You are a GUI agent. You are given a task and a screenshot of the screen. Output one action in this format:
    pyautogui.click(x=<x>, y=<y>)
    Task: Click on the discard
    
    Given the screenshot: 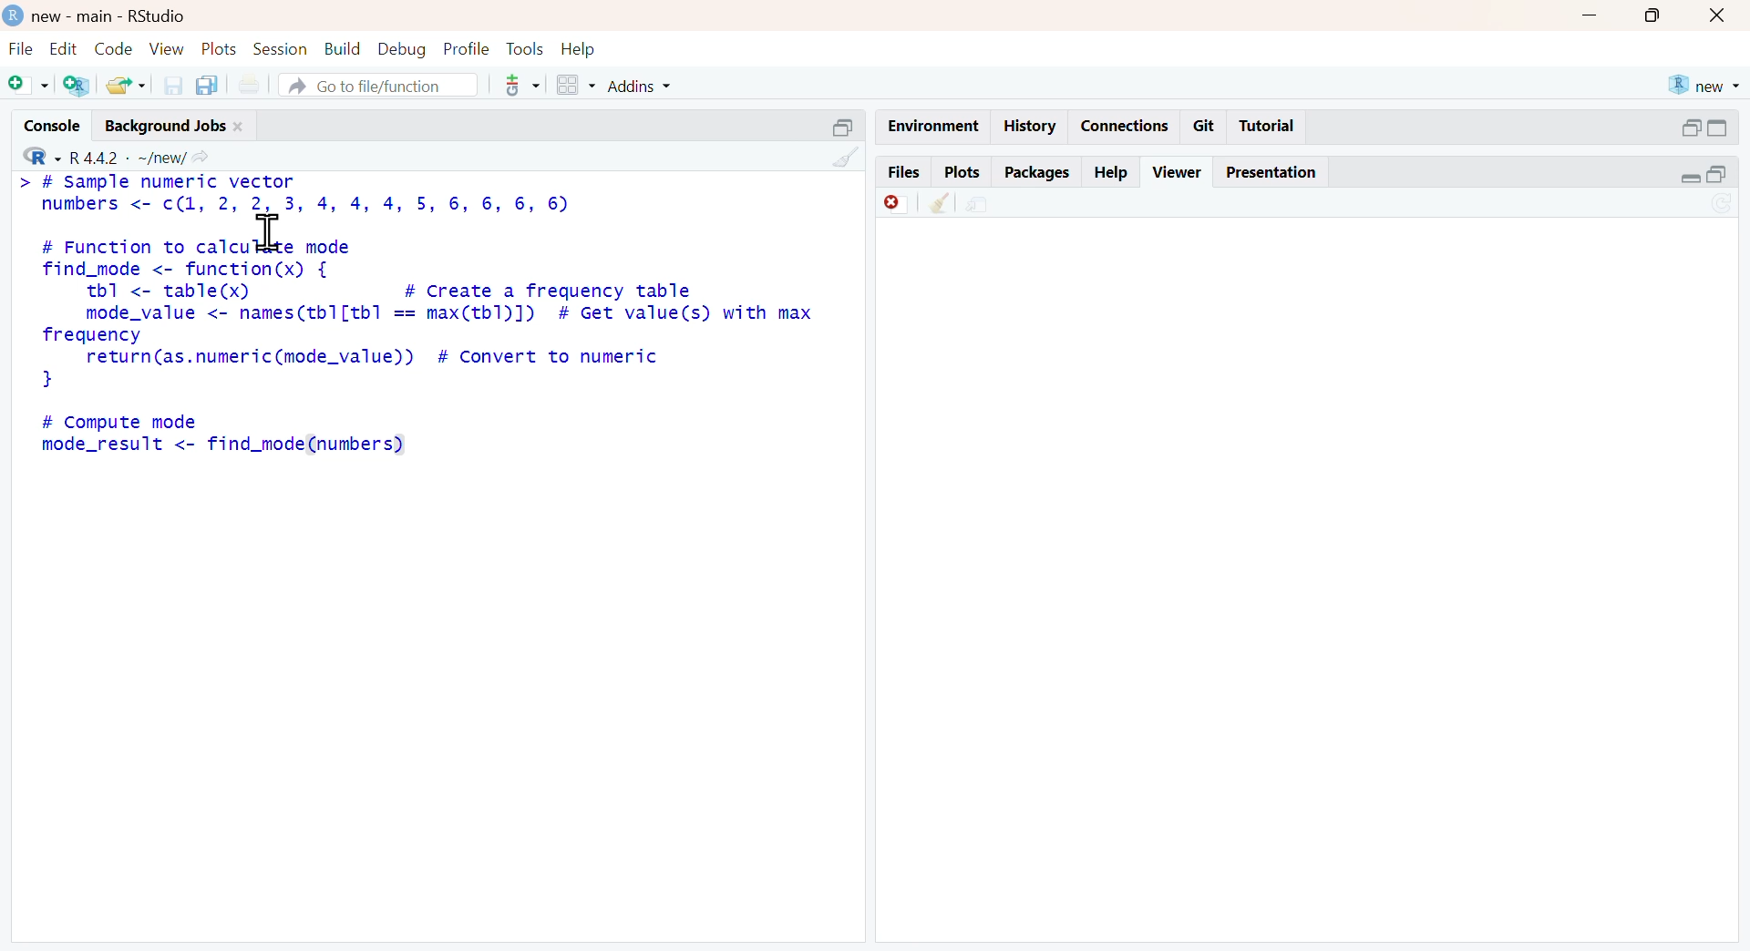 What is the action you would take?
    pyautogui.click(x=897, y=204)
    